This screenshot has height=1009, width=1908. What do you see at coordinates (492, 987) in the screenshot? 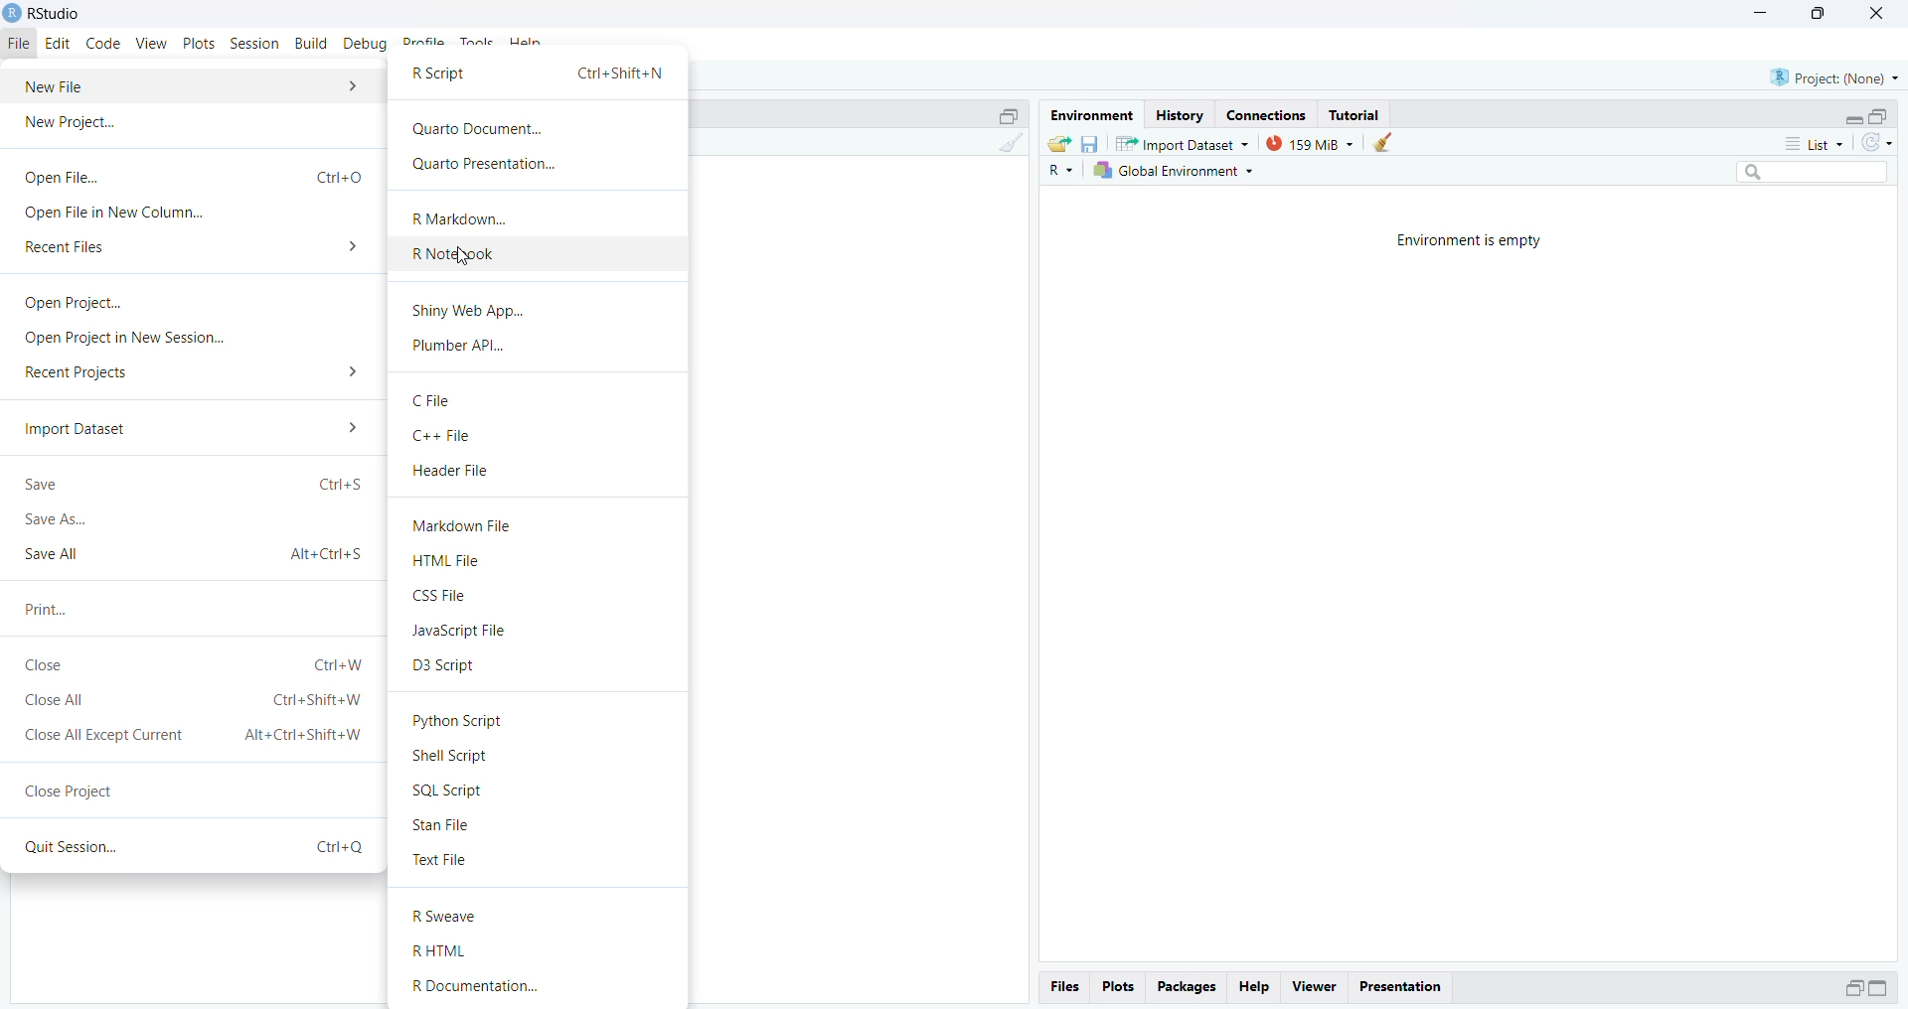
I see `R Documentation...` at bounding box center [492, 987].